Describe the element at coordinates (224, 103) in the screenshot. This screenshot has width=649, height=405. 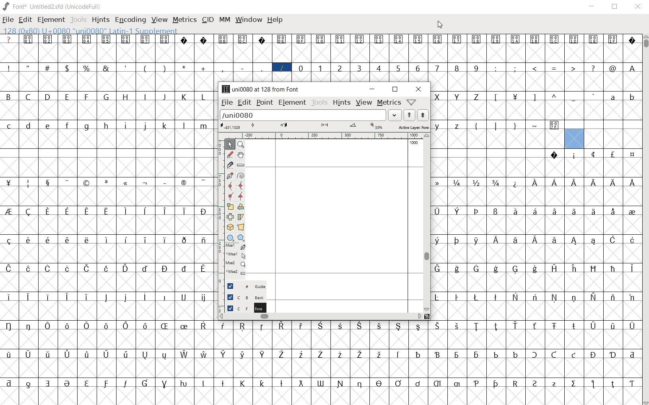
I see `file` at that location.